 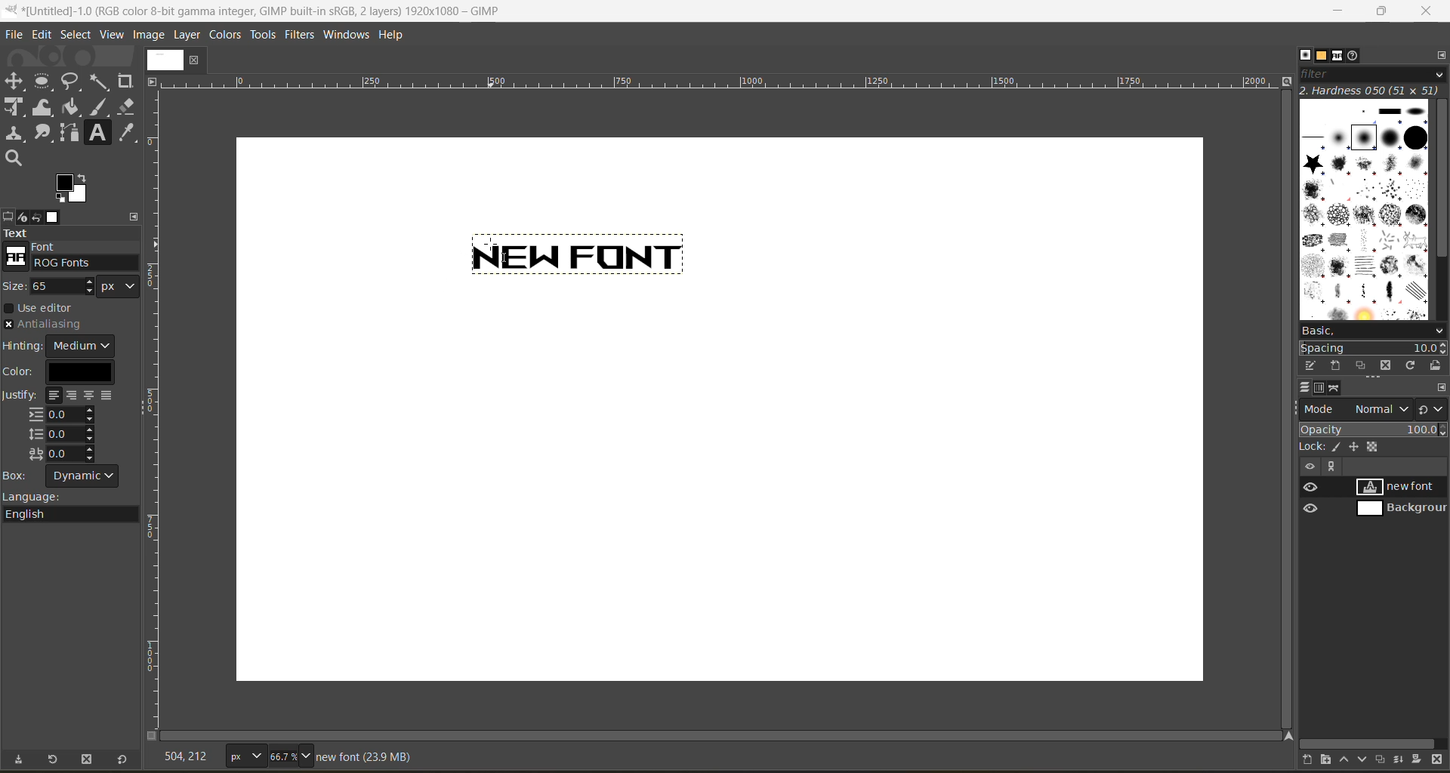 I want to click on maximize, so click(x=1387, y=11).